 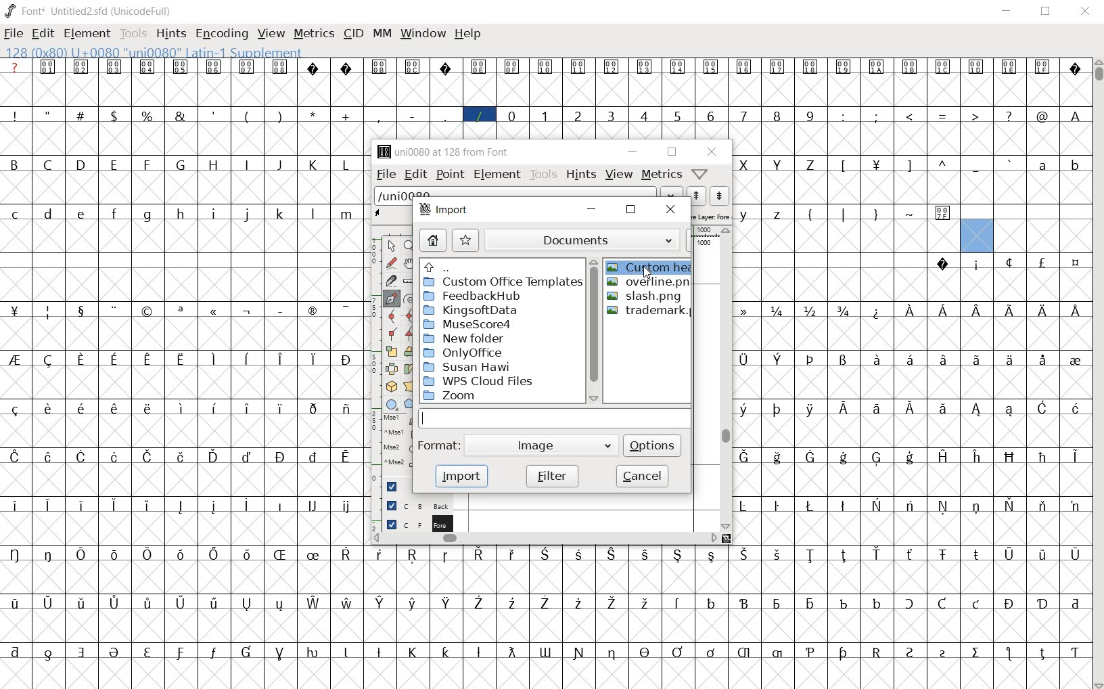 What do you see at coordinates (247, 359) in the screenshot?
I see `glyph` at bounding box center [247, 359].